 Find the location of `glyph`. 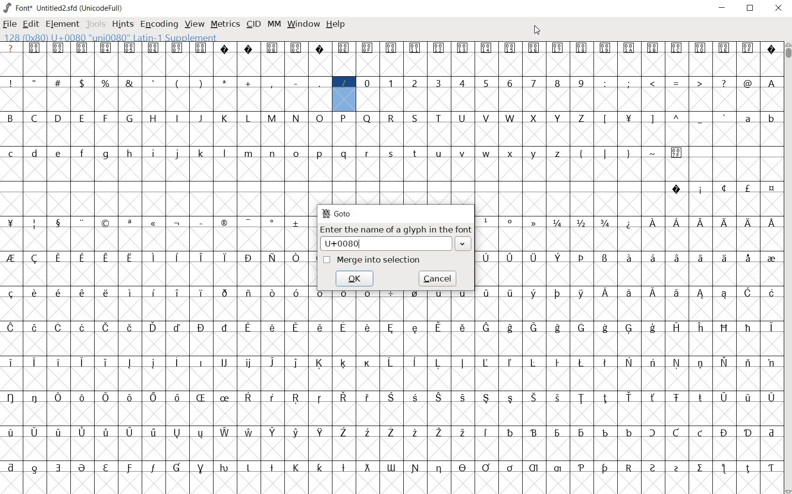

glyph is located at coordinates (106, 293).